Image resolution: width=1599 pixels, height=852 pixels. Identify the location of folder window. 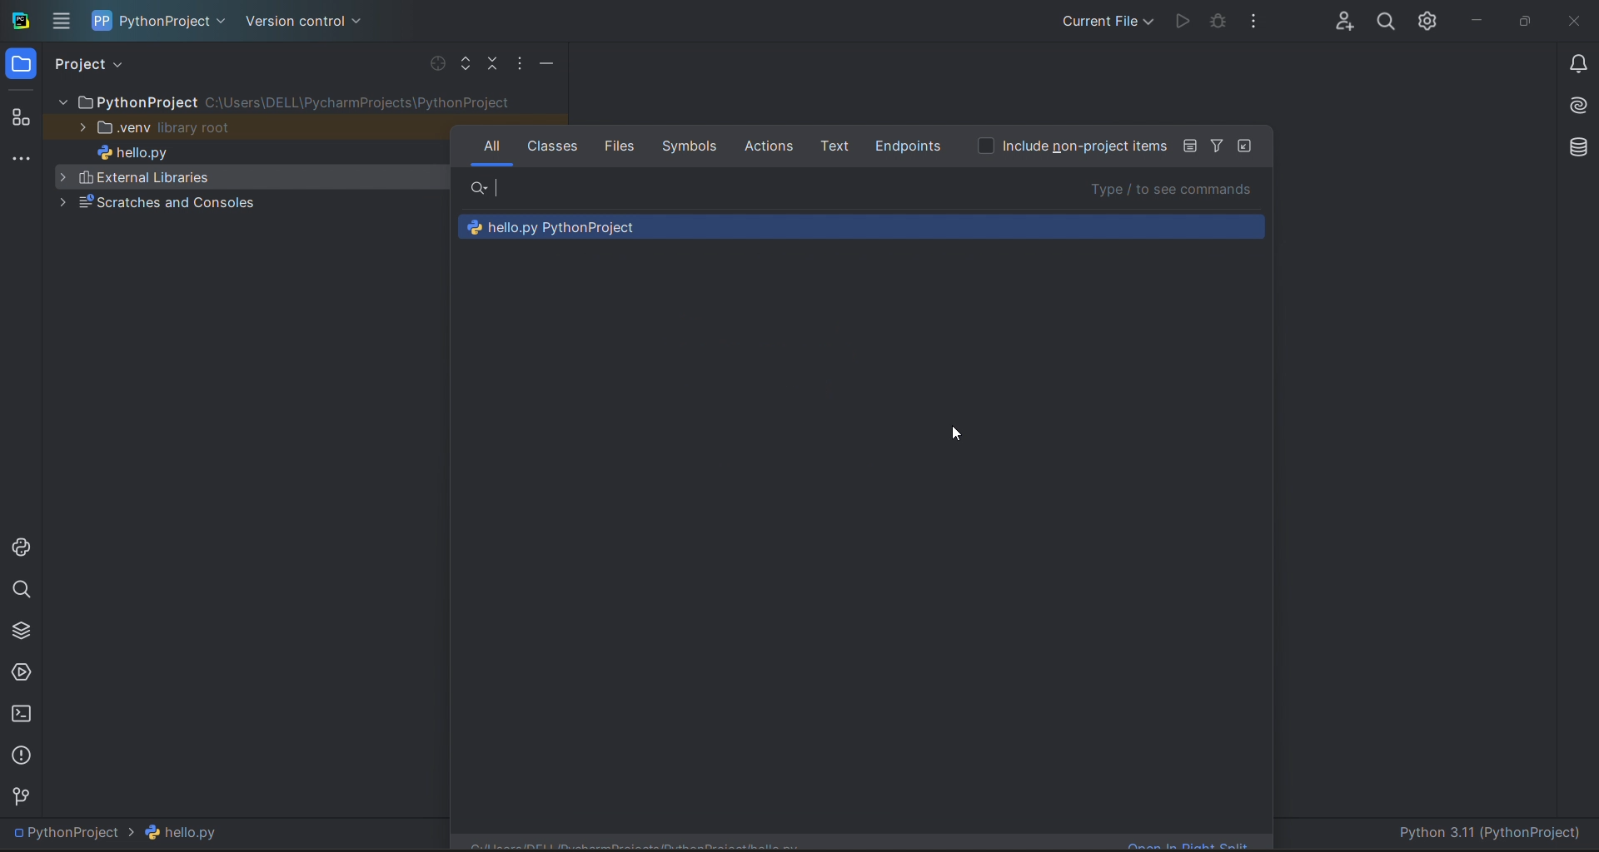
(20, 63).